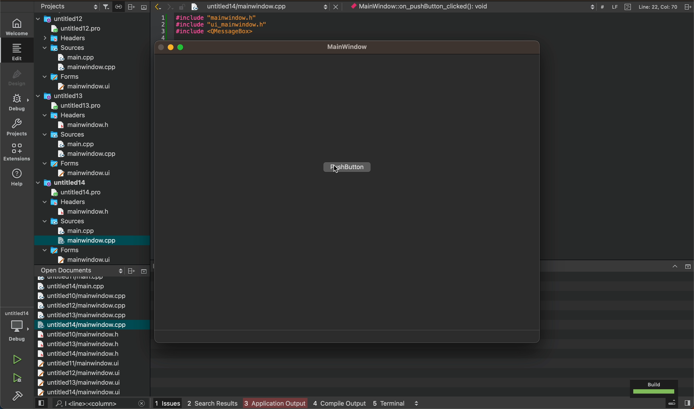 The width and height of the screenshot is (694, 409). Describe the element at coordinates (70, 192) in the screenshot. I see `untitled14 pro` at that location.